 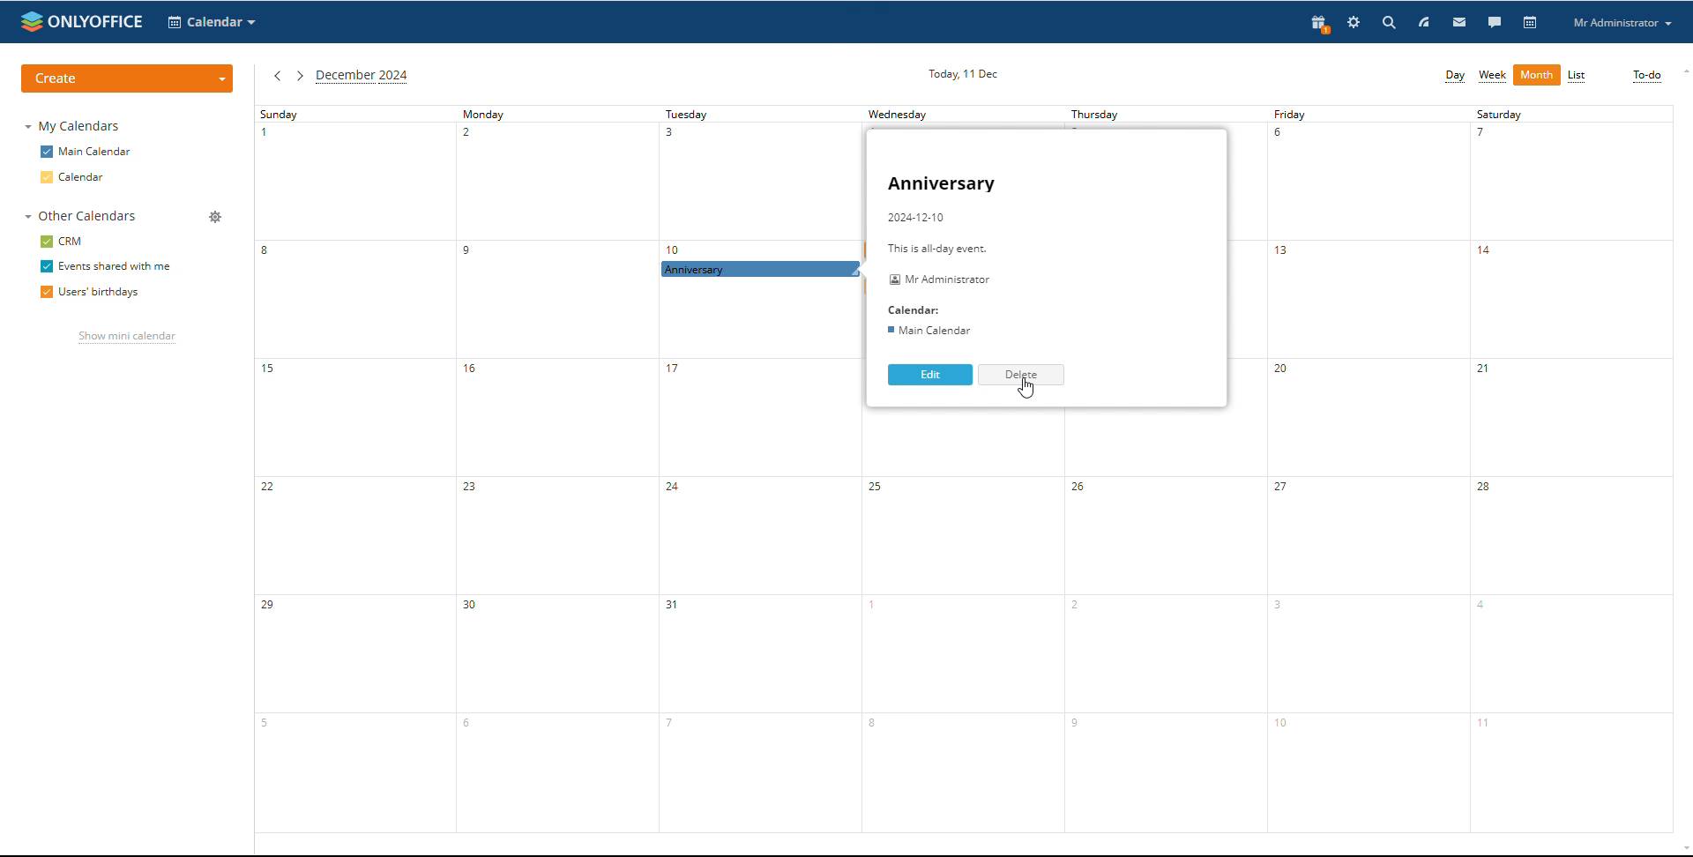 I want to click on search, so click(x=1391, y=22).